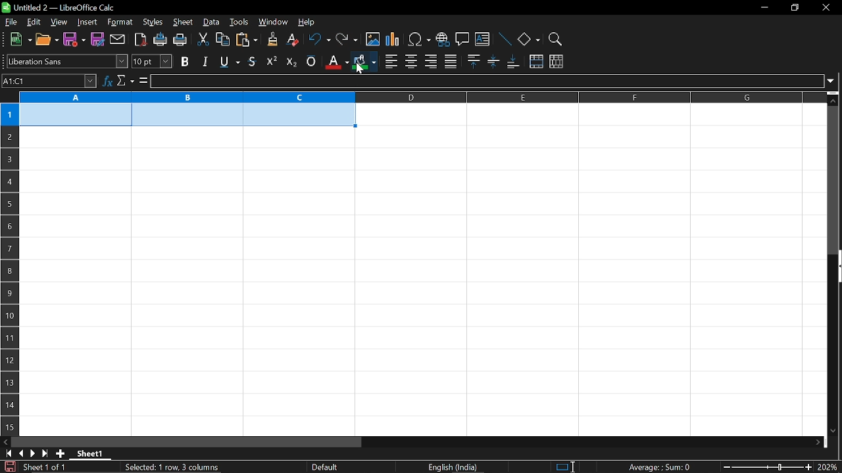 The width and height of the screenshot is (842, 473). Describe the element at coordinates (11, 22) in the screenshot. I see `file` at that location.